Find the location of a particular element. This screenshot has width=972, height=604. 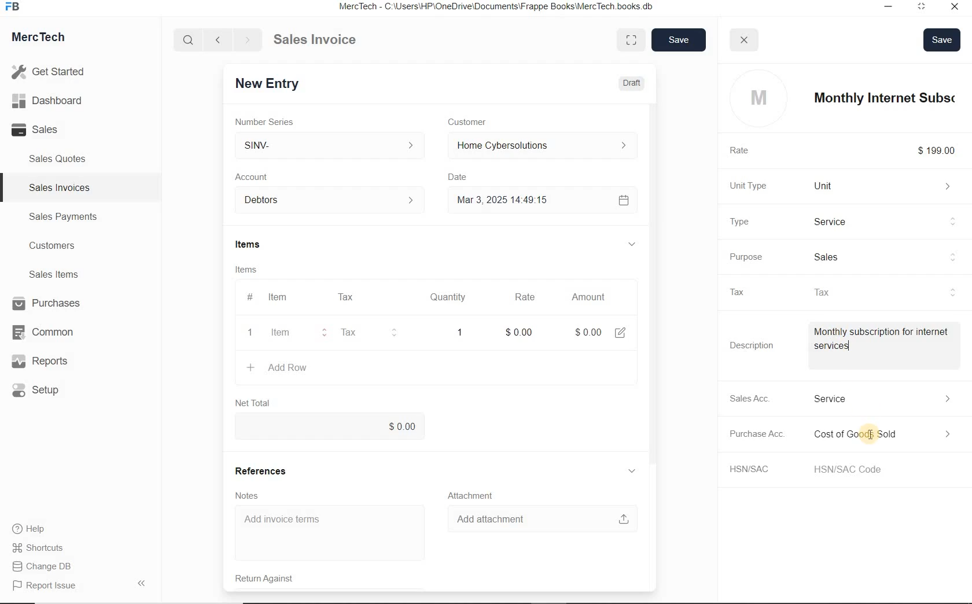

item line number is located at coordinates (246, 316).